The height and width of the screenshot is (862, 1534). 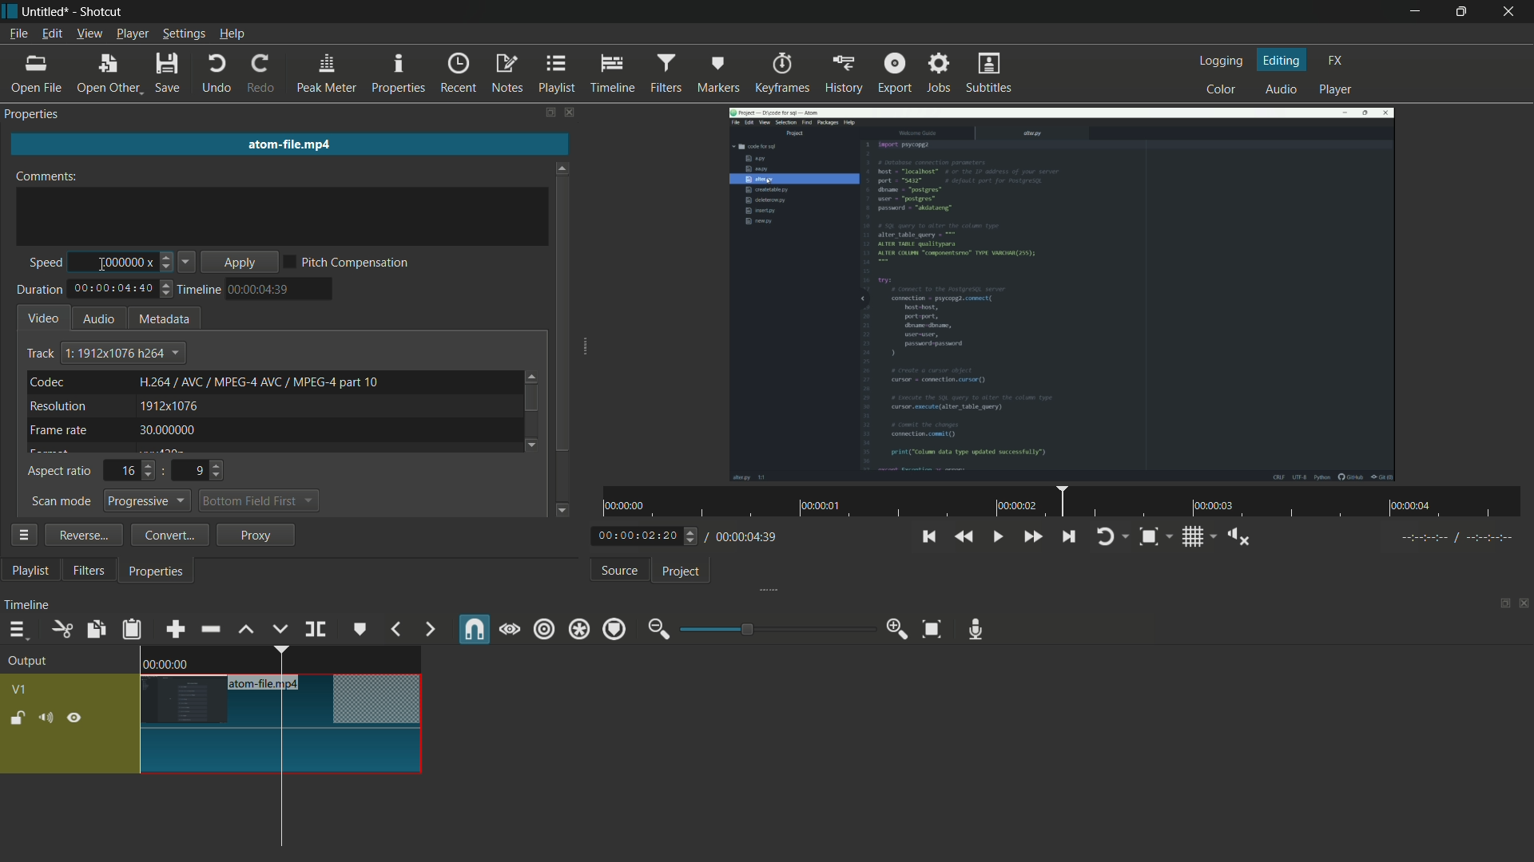 I want to click on playlist, so click(x=30, y=571).